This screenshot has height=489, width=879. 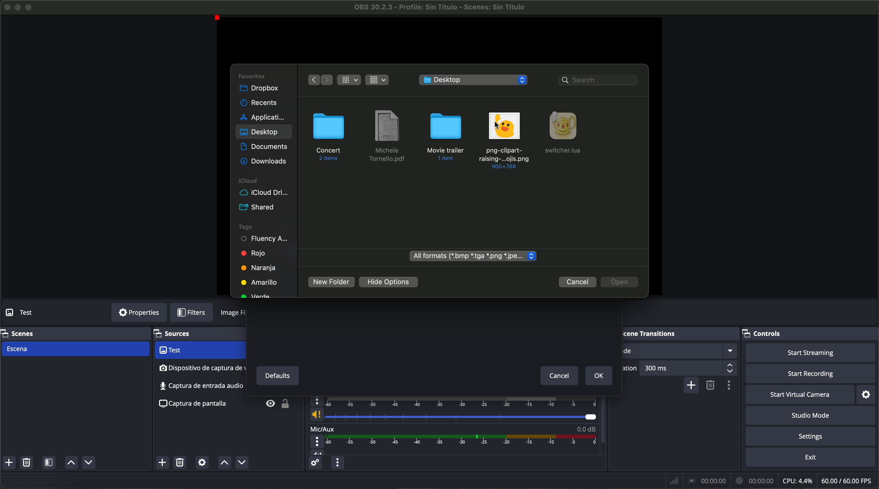 What do you see at coordinates (258, 103) in the screenshot?
I see `recents` at bounding box center [258, 103].